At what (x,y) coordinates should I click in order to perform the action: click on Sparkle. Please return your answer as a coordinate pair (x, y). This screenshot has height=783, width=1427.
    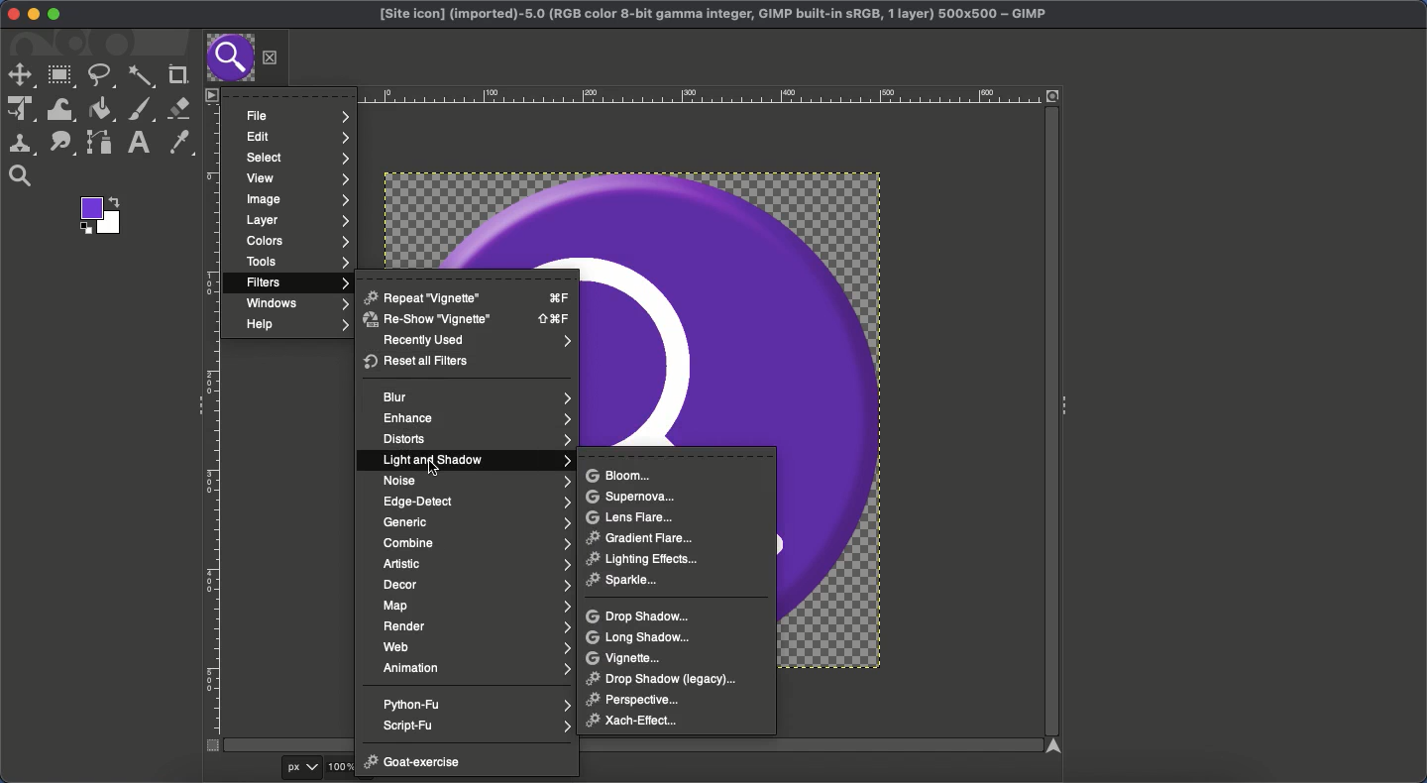
    Looking at the image, I should click on (627, 582).